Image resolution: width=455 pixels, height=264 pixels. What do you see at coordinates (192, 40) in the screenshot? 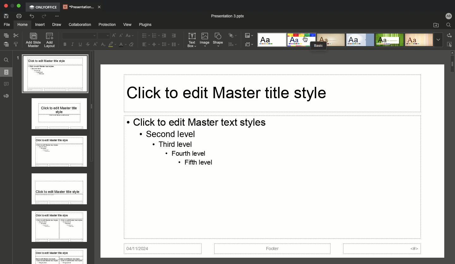
I see `Text box` at bounding box center [192, 40].